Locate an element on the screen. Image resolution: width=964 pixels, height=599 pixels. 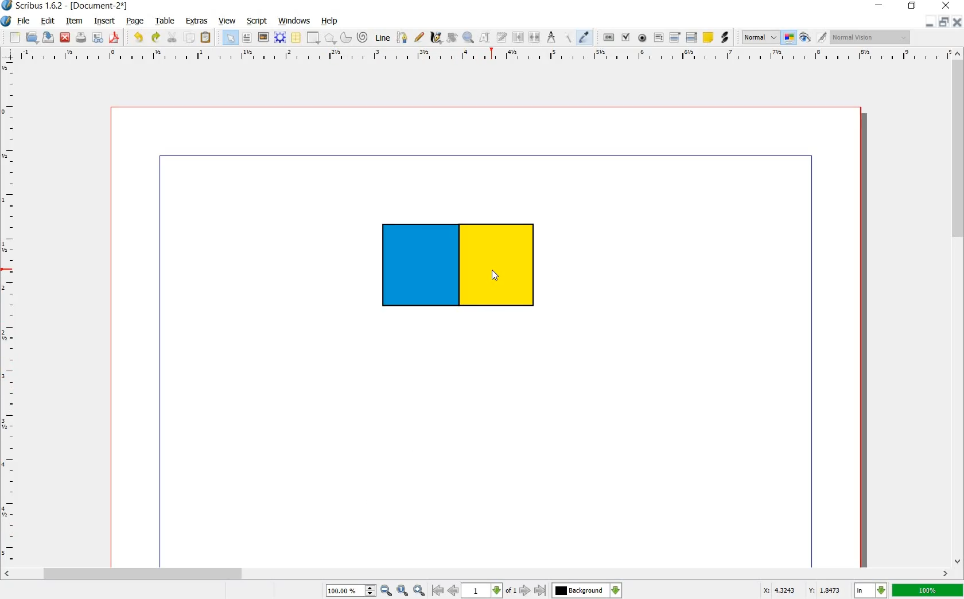
spiral is located at coordinates (362, 37).